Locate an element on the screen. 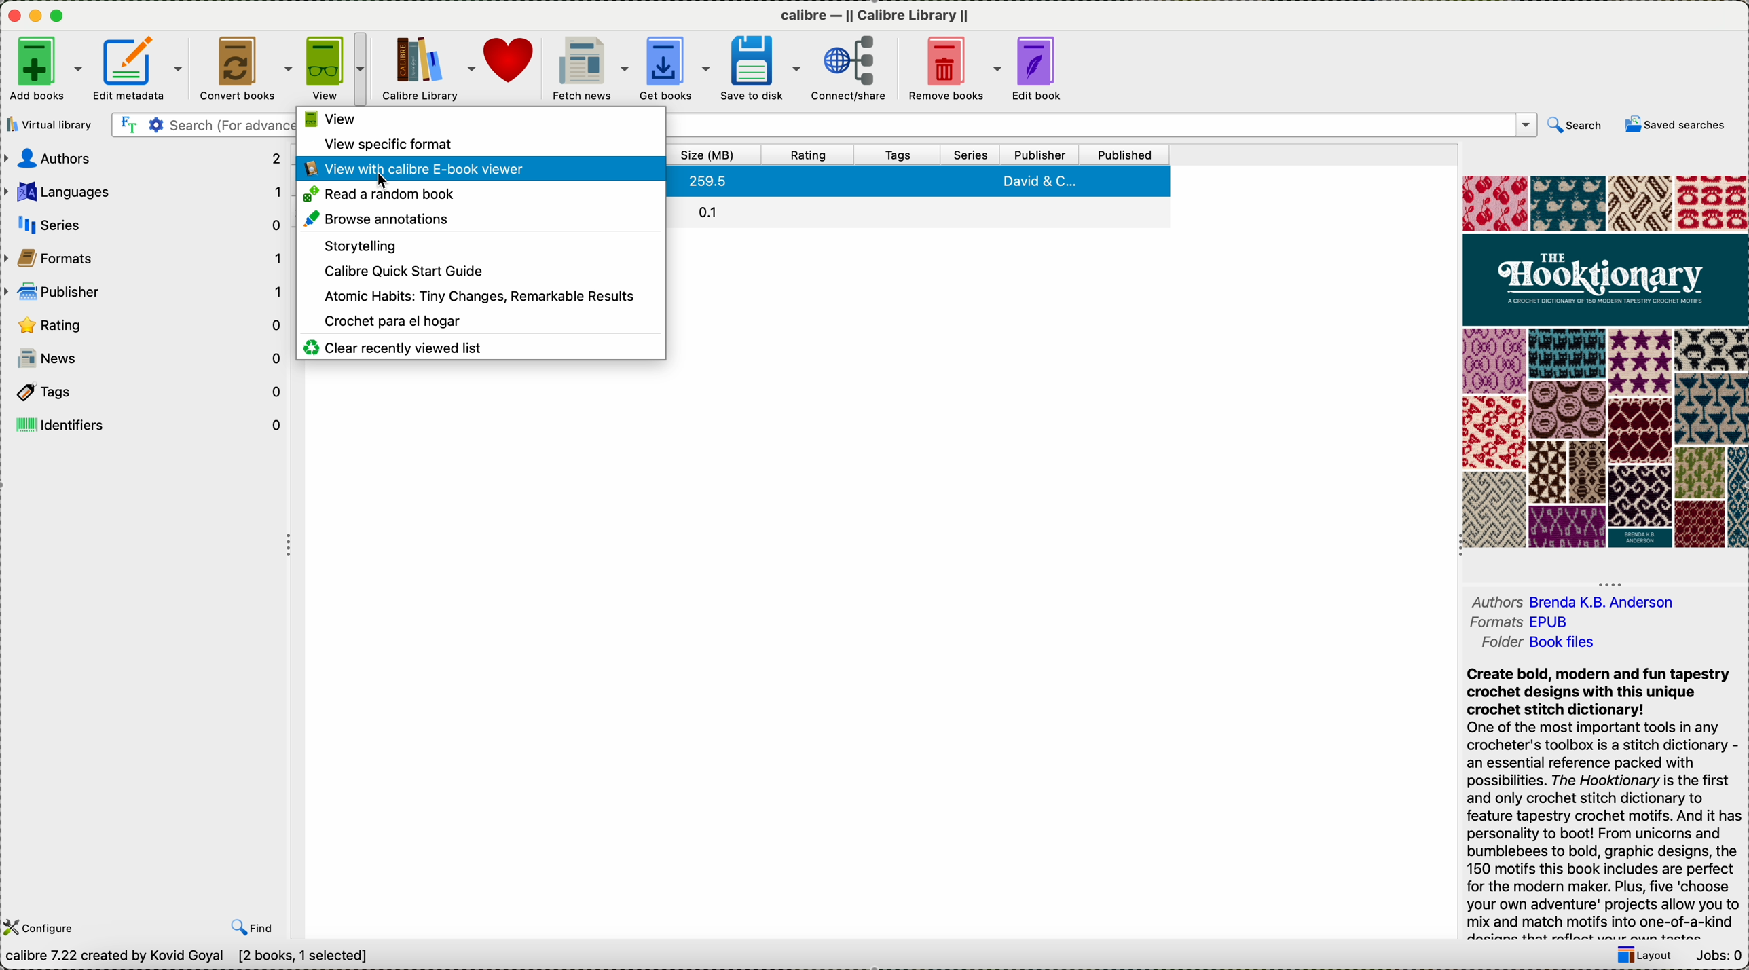 This screenshot has width=1749, height=970. published is located at coordinates (1126, 154).